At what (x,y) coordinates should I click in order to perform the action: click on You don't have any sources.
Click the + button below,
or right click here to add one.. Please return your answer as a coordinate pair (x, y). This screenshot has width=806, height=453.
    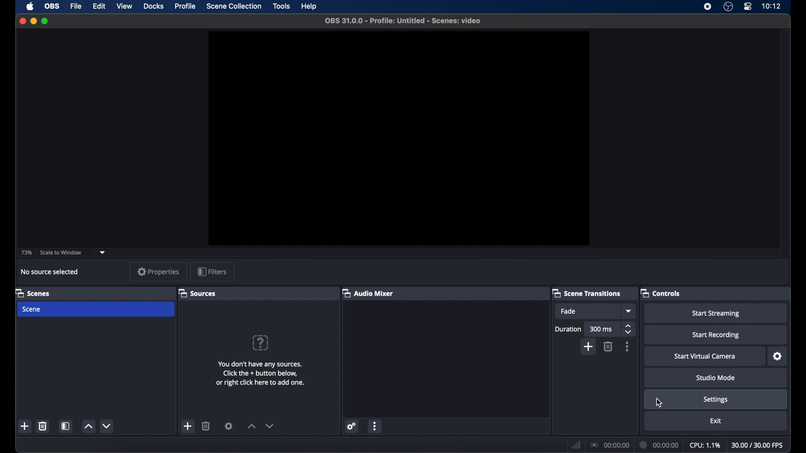
    Looking at the image, I should click on (261, 373).